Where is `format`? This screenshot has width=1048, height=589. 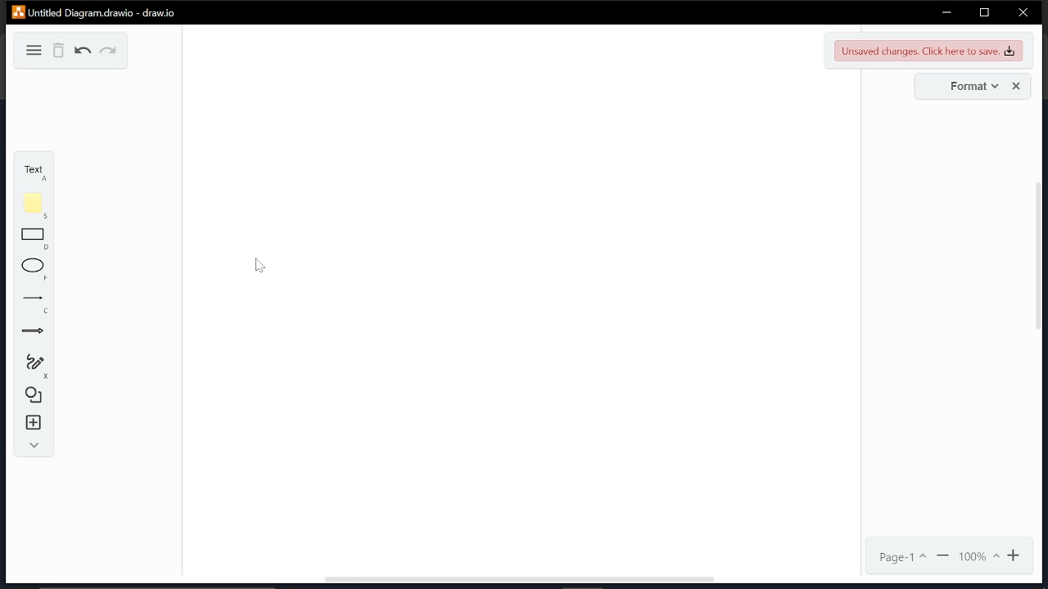
format is located at coordinates (970, 87).